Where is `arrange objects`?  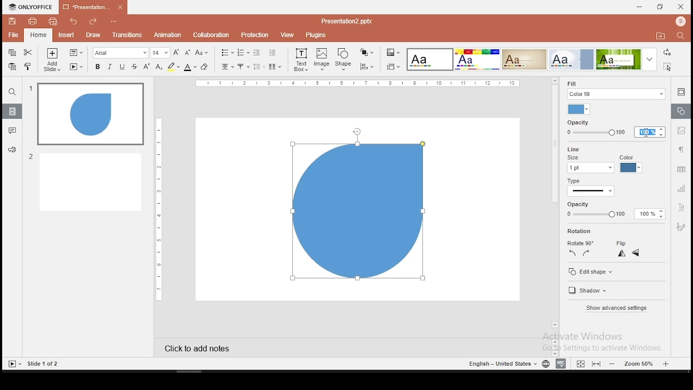 arrange objects is located at coordinates (365, 53).